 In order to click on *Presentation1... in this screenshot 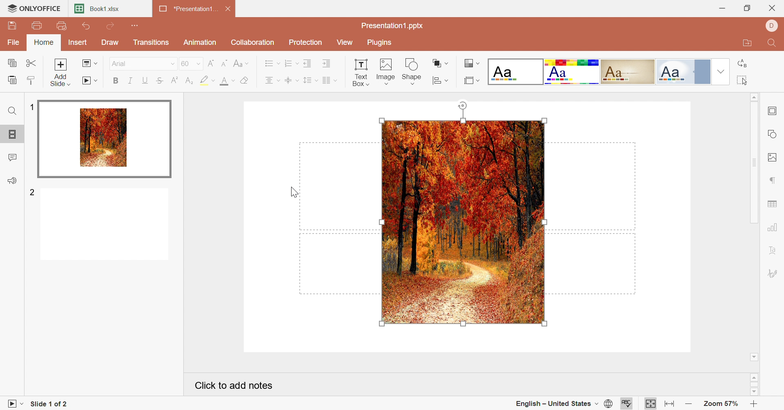, I will do `click(189, 9)`.